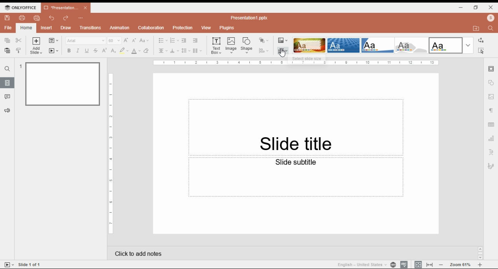 The width and height of the screenshot is (498, 269). Describe the element at coordinates (77, 51) in the screenshot. I see `italics` at that location.